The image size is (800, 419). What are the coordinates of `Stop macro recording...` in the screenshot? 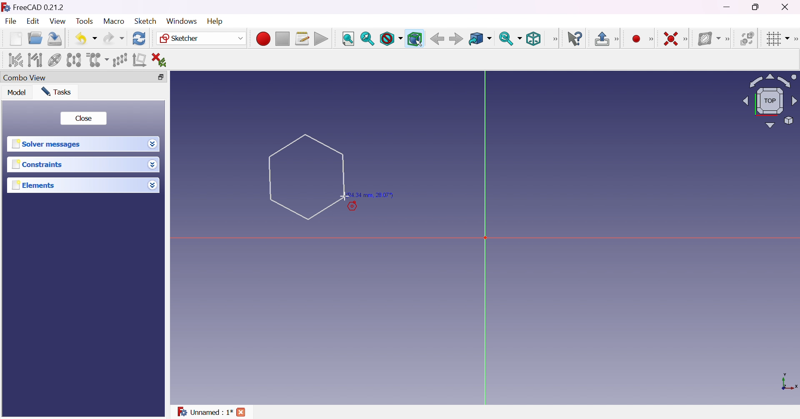 It's located at (283, 39).